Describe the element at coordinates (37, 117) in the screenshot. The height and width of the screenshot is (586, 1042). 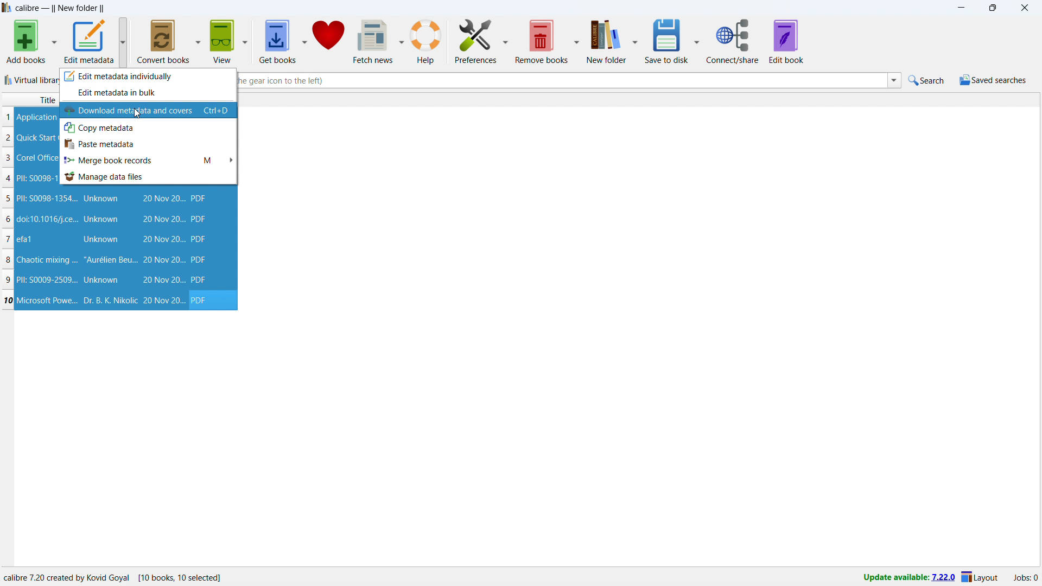
I see `Application of c...` at that location.